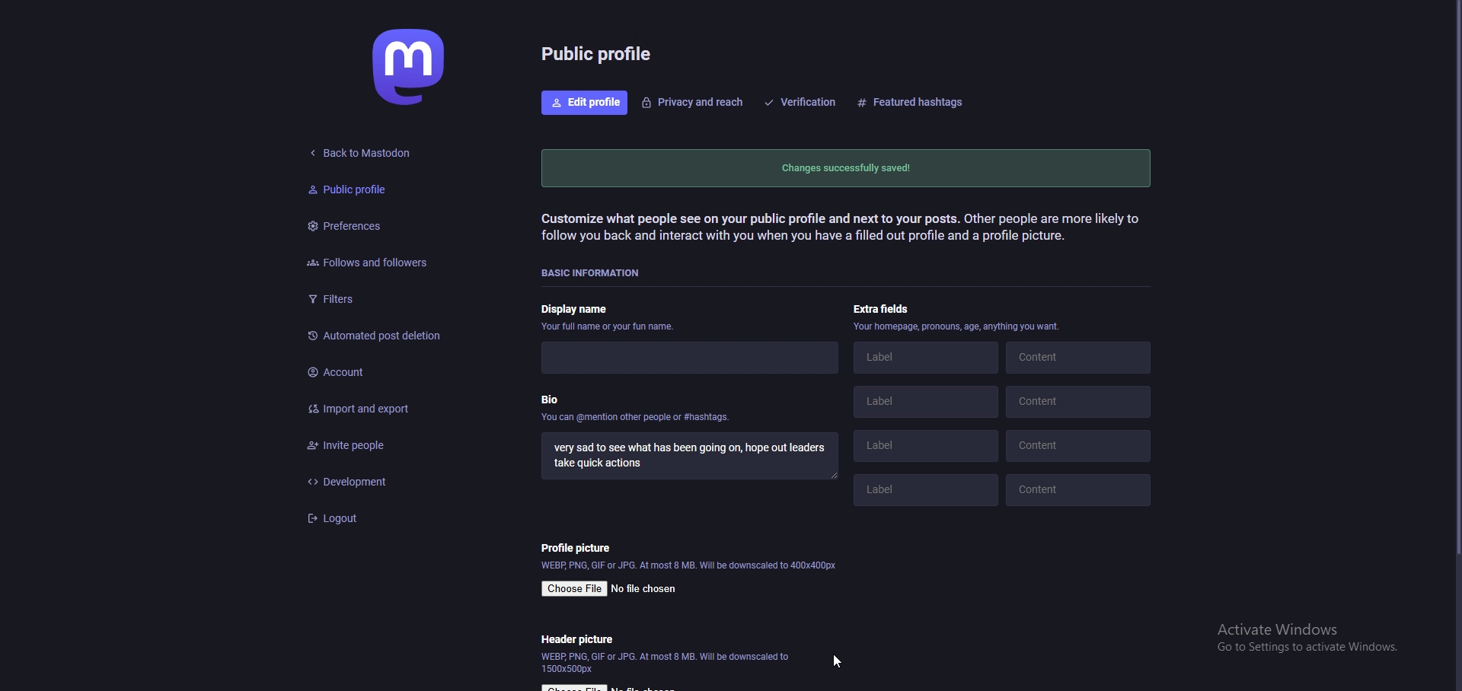 The width and height of the screenshot is (1462, 691). Describe the element at coordinates (1077, 489) in the screenshot. I see `content` at that location.